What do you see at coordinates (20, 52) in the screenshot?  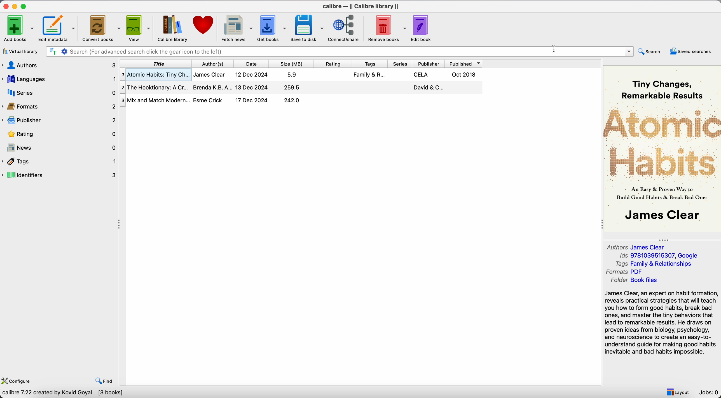 I see `virtual library` at bounding box center [20, 52].